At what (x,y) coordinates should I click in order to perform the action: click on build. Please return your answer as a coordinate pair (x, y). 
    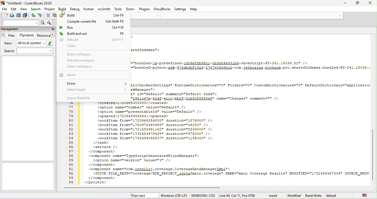
    Looking at the image, I should click on (62, 9).